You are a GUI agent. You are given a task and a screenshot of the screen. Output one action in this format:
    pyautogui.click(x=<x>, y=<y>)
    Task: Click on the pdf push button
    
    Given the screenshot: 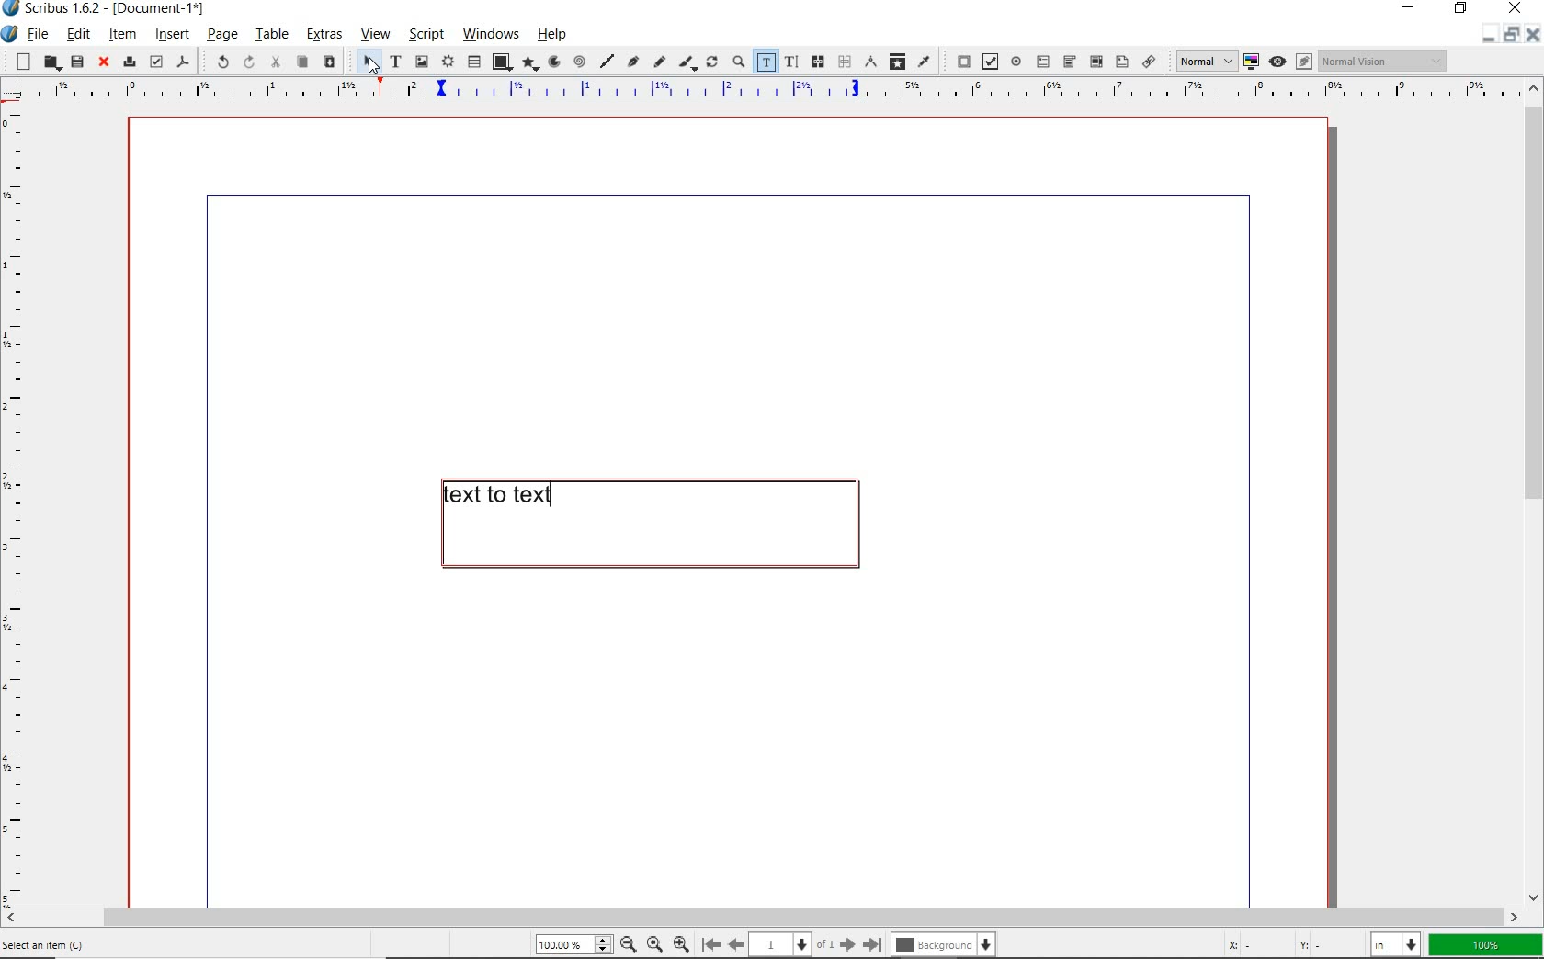 What is the action you would take?
    pyautogui.click(x=959, y=62)
    